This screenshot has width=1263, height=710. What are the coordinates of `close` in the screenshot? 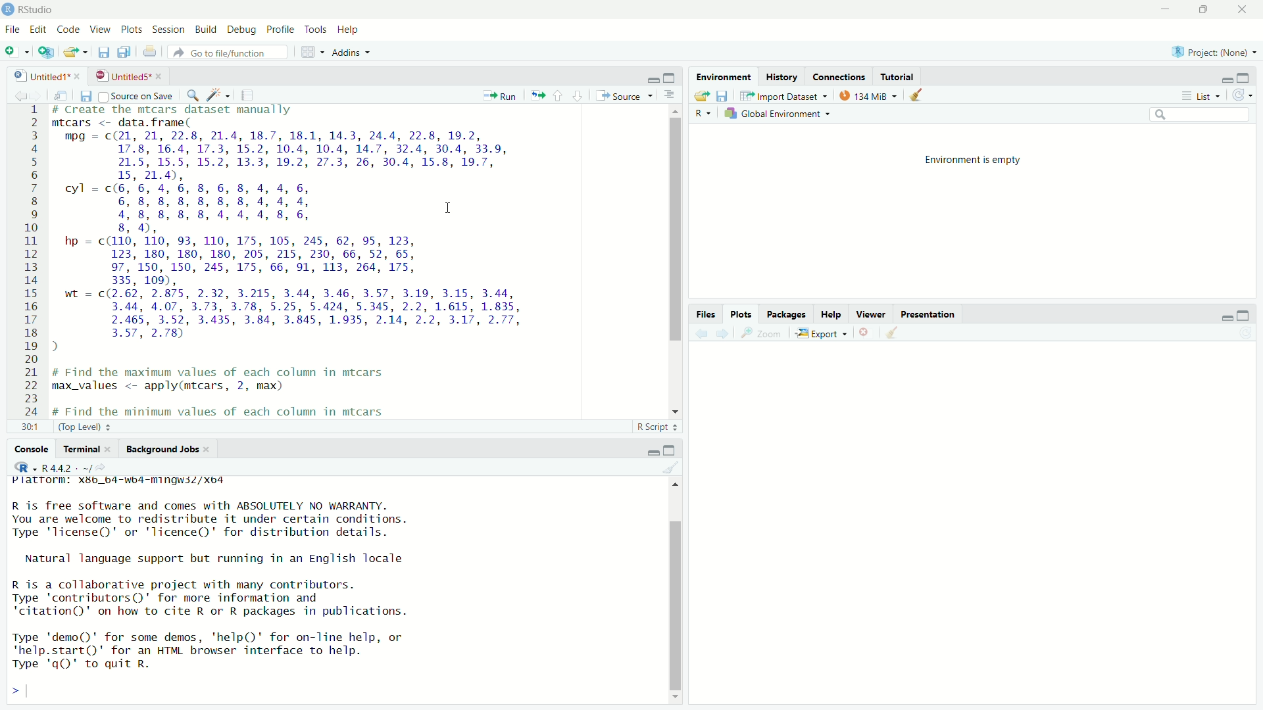 It's located at (1246, 10).